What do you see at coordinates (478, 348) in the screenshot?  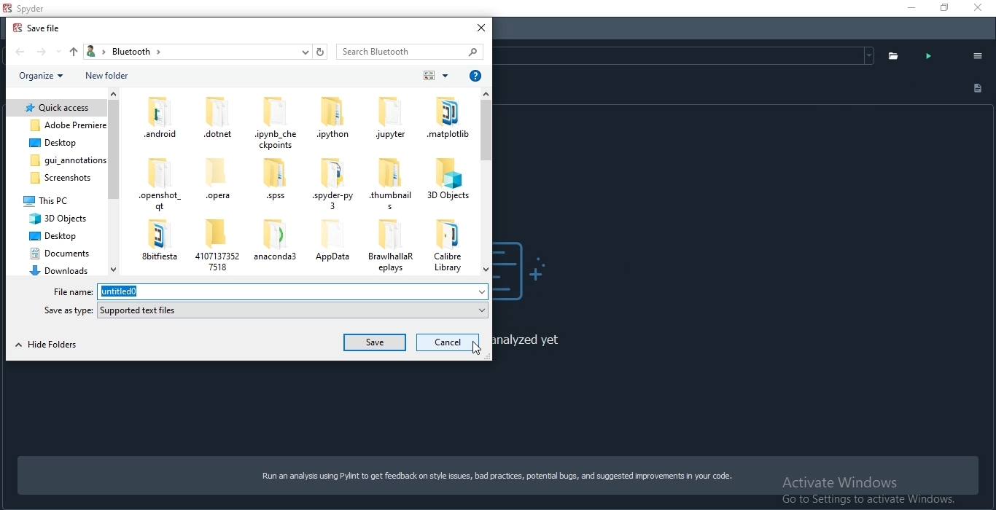 I see `cursor on cancel` at bounding box center [478, 348].